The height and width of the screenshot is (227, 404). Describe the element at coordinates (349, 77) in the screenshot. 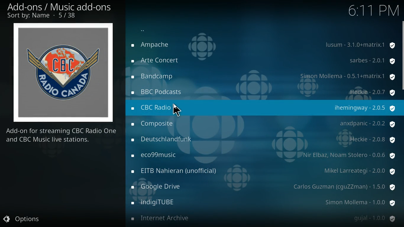

I see `protection` at that location.